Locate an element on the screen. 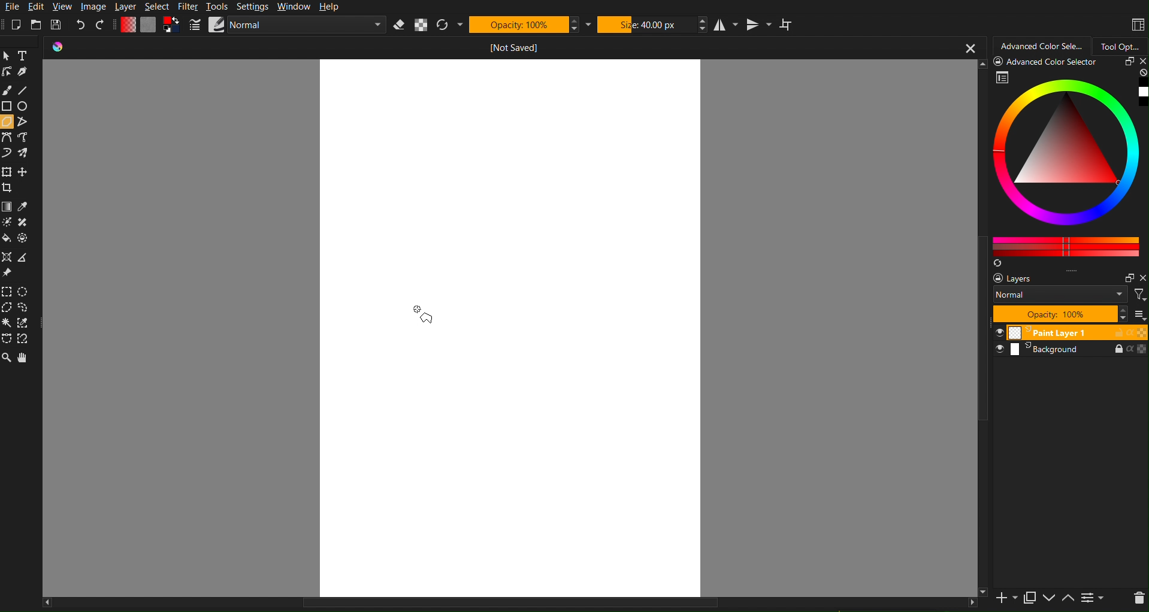 This screenshot has width=1149, height=612. transform a layer or a selection is located at coordinates (7, 171).